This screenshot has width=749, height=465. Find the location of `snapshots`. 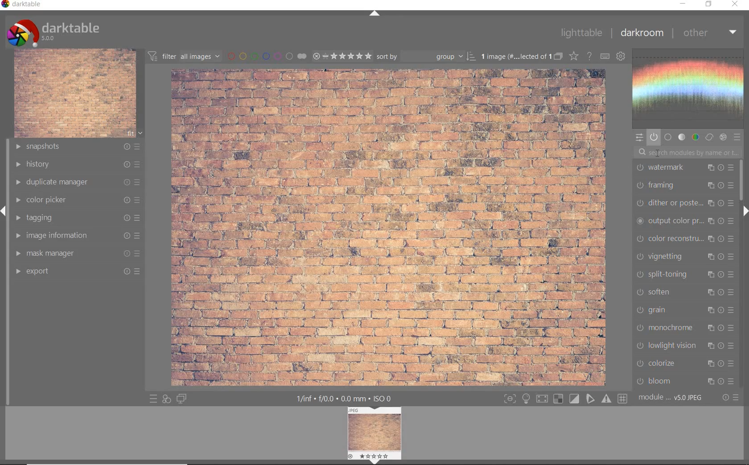

snapshots is located at coordinates (78, 147).